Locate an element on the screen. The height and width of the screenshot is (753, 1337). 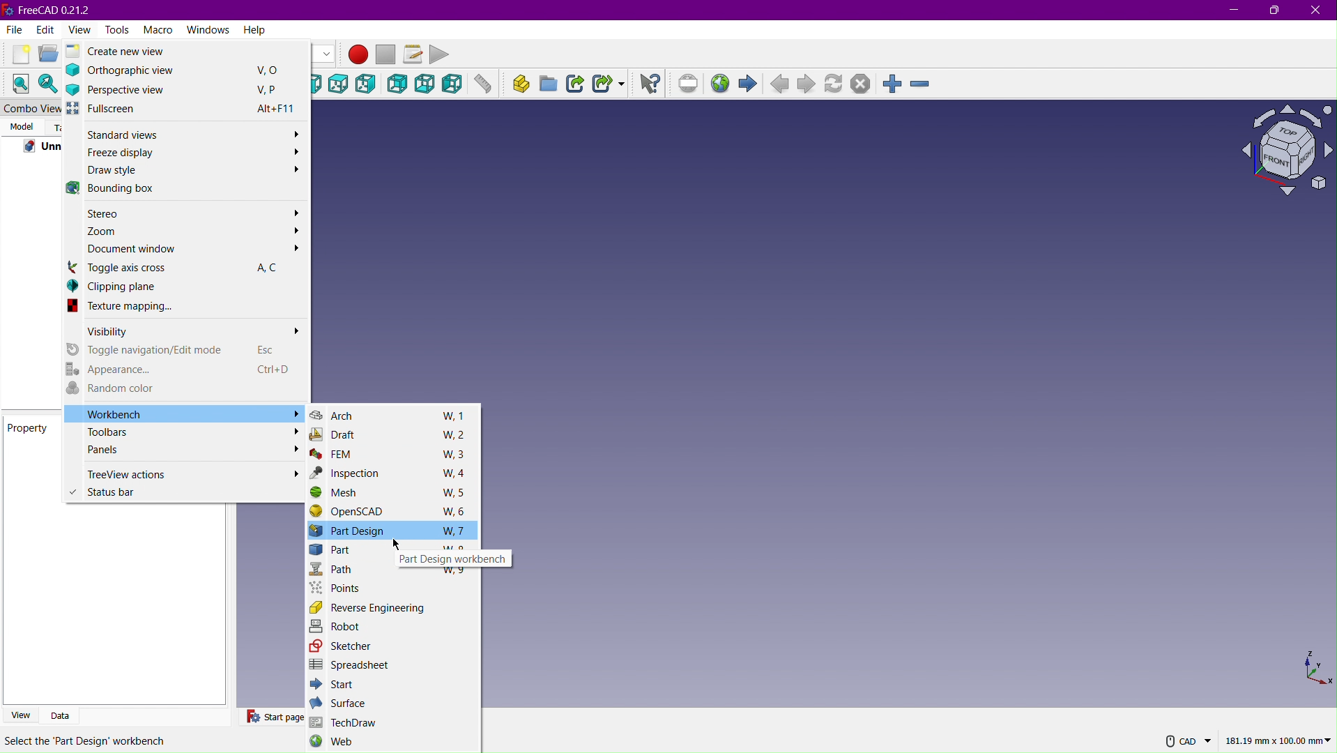
Sketcher is located at coordinates (342, 649).